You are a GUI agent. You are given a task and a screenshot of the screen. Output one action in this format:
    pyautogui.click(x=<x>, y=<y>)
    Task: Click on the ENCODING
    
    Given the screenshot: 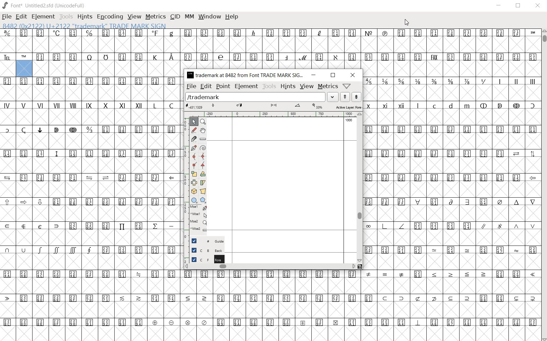 What is the action you would take?
    pyautogui.click(x=110, y=17)
    